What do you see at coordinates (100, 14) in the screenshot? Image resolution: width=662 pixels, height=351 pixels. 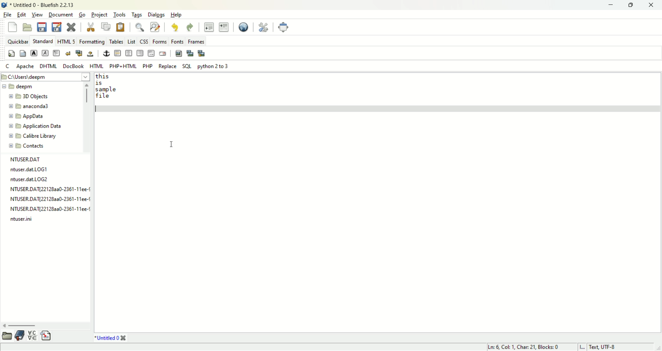 I see `project` at bounding box center [100, 14].